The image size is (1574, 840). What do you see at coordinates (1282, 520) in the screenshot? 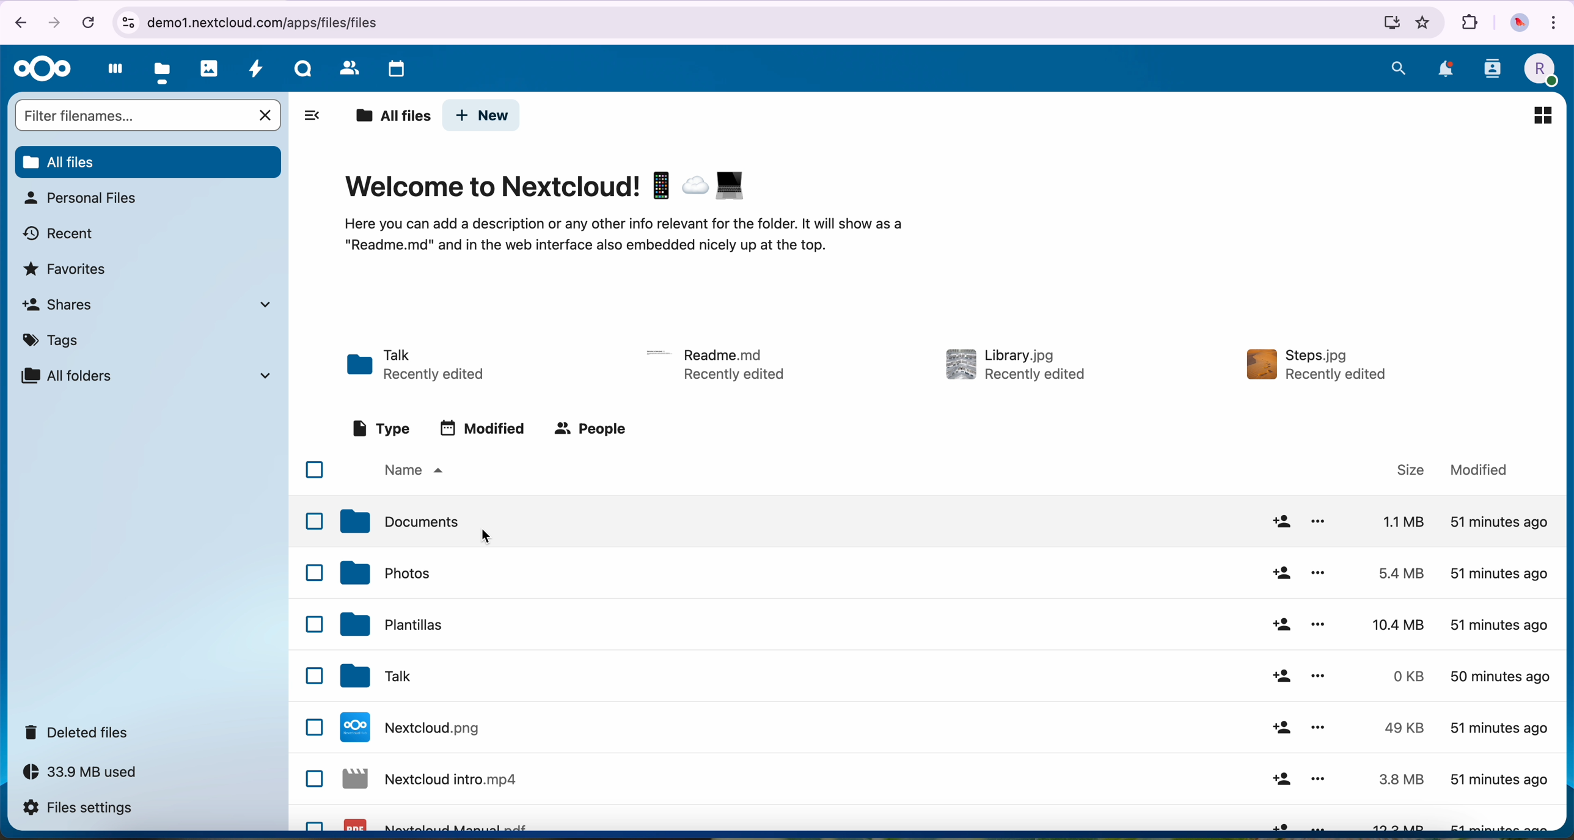
I see `add` at bounding box center [1282, 520].